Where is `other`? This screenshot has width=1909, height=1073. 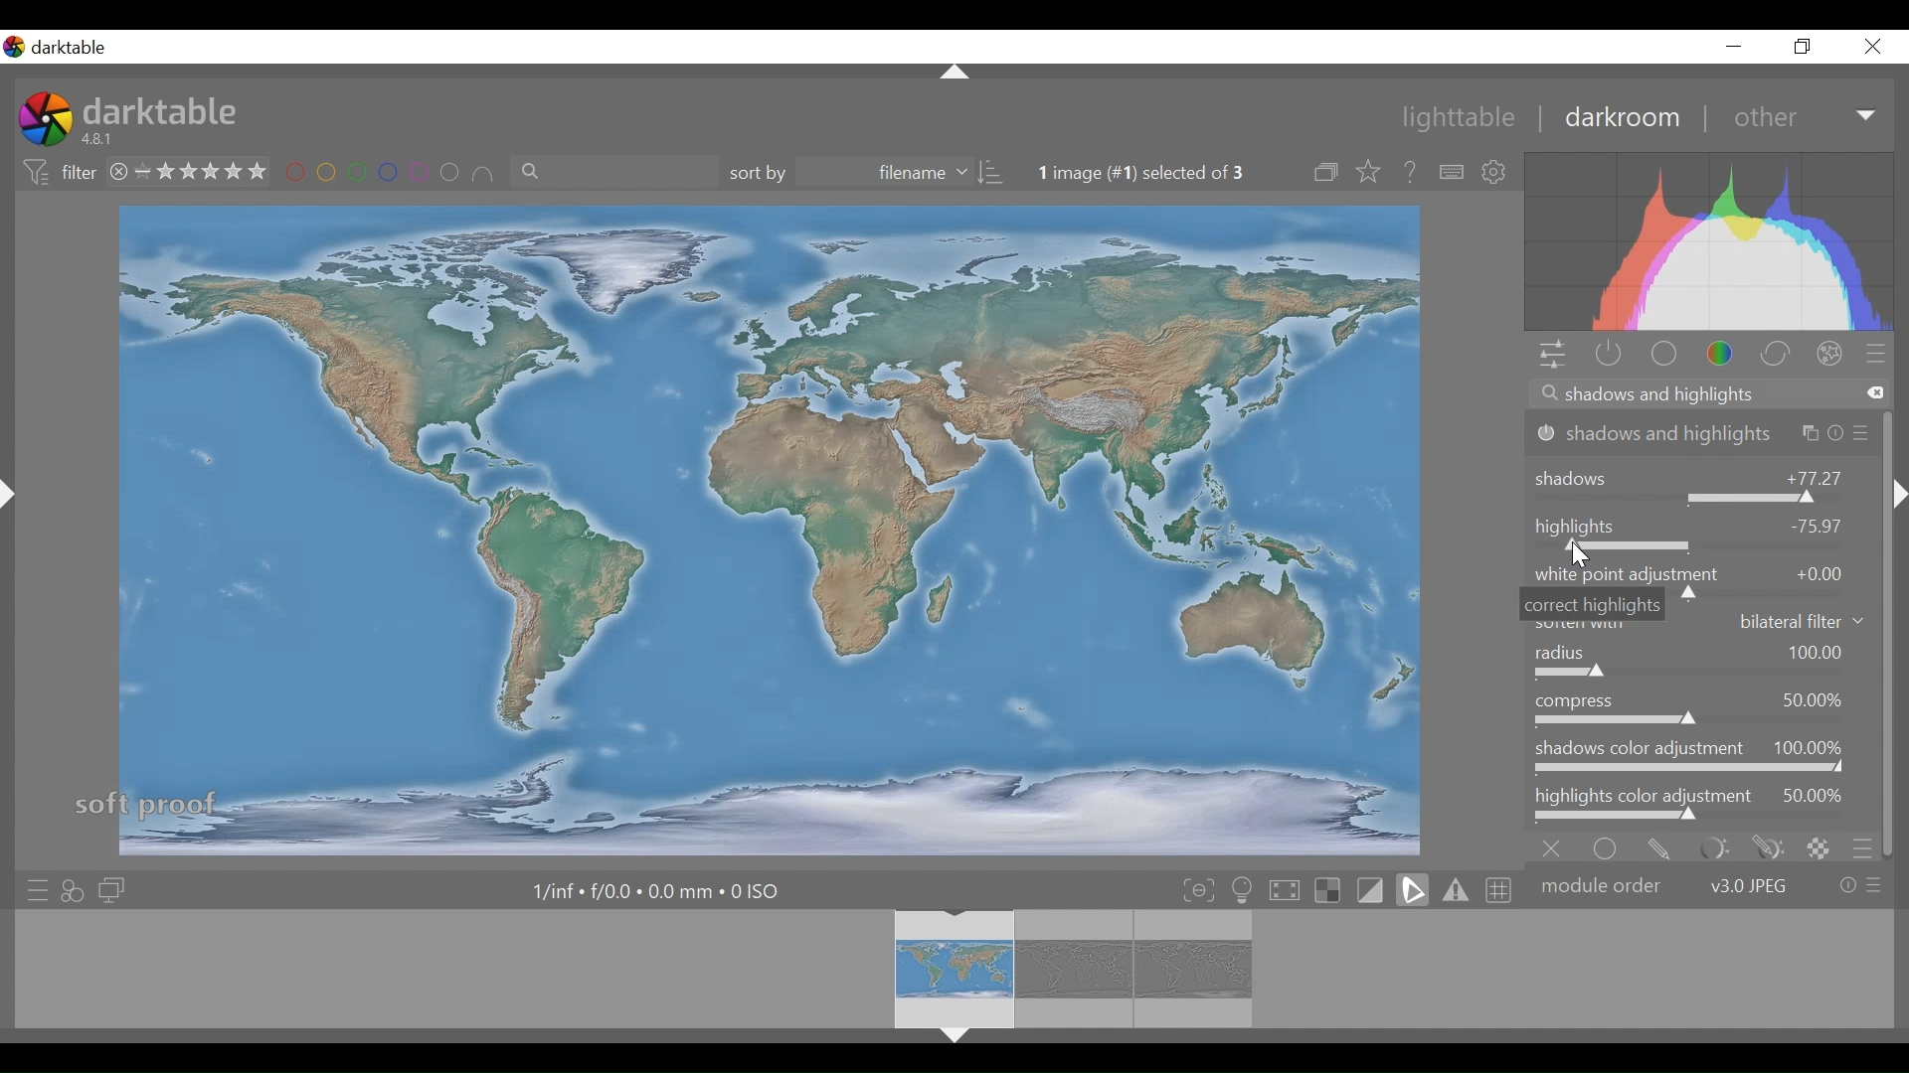 other is located at coordinates (1800, 117).